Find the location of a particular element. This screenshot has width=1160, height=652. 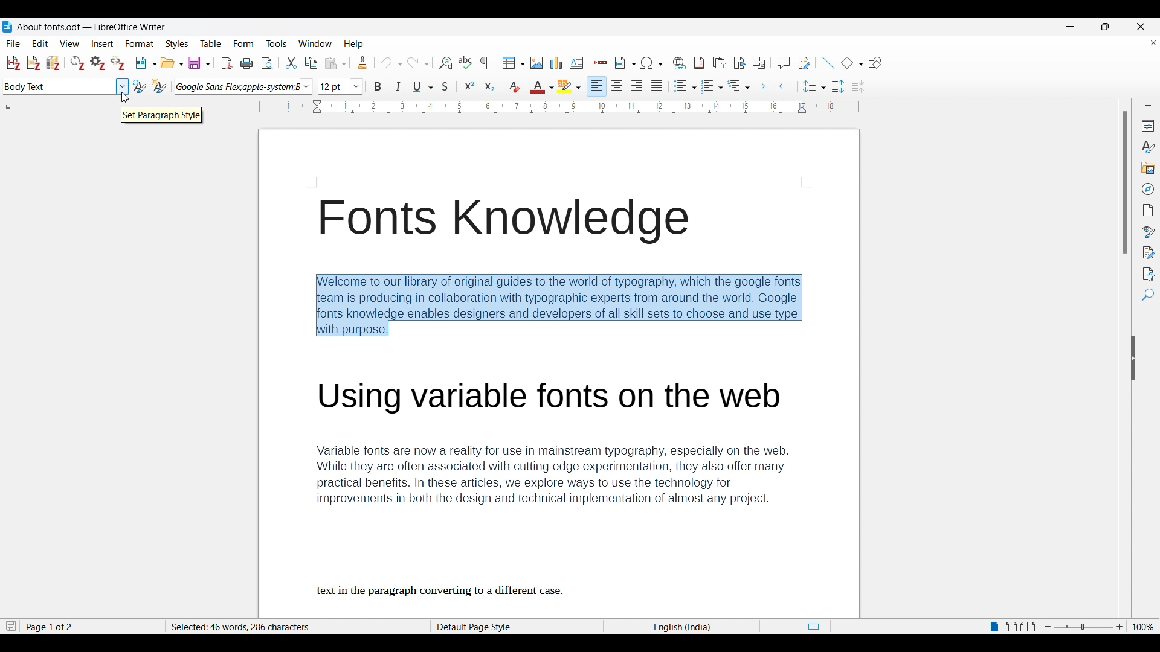

Right alignment is located at coordinates (637, 86).